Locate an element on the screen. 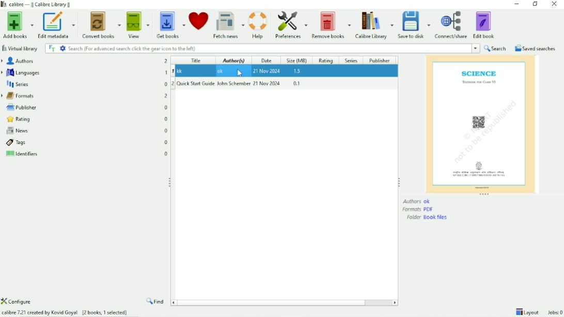 This screenshot has height=317, width=564. Calibre 7.21 created by Kovid Goyal [2 books, 1 selected] is located at coordinates (66, 312).